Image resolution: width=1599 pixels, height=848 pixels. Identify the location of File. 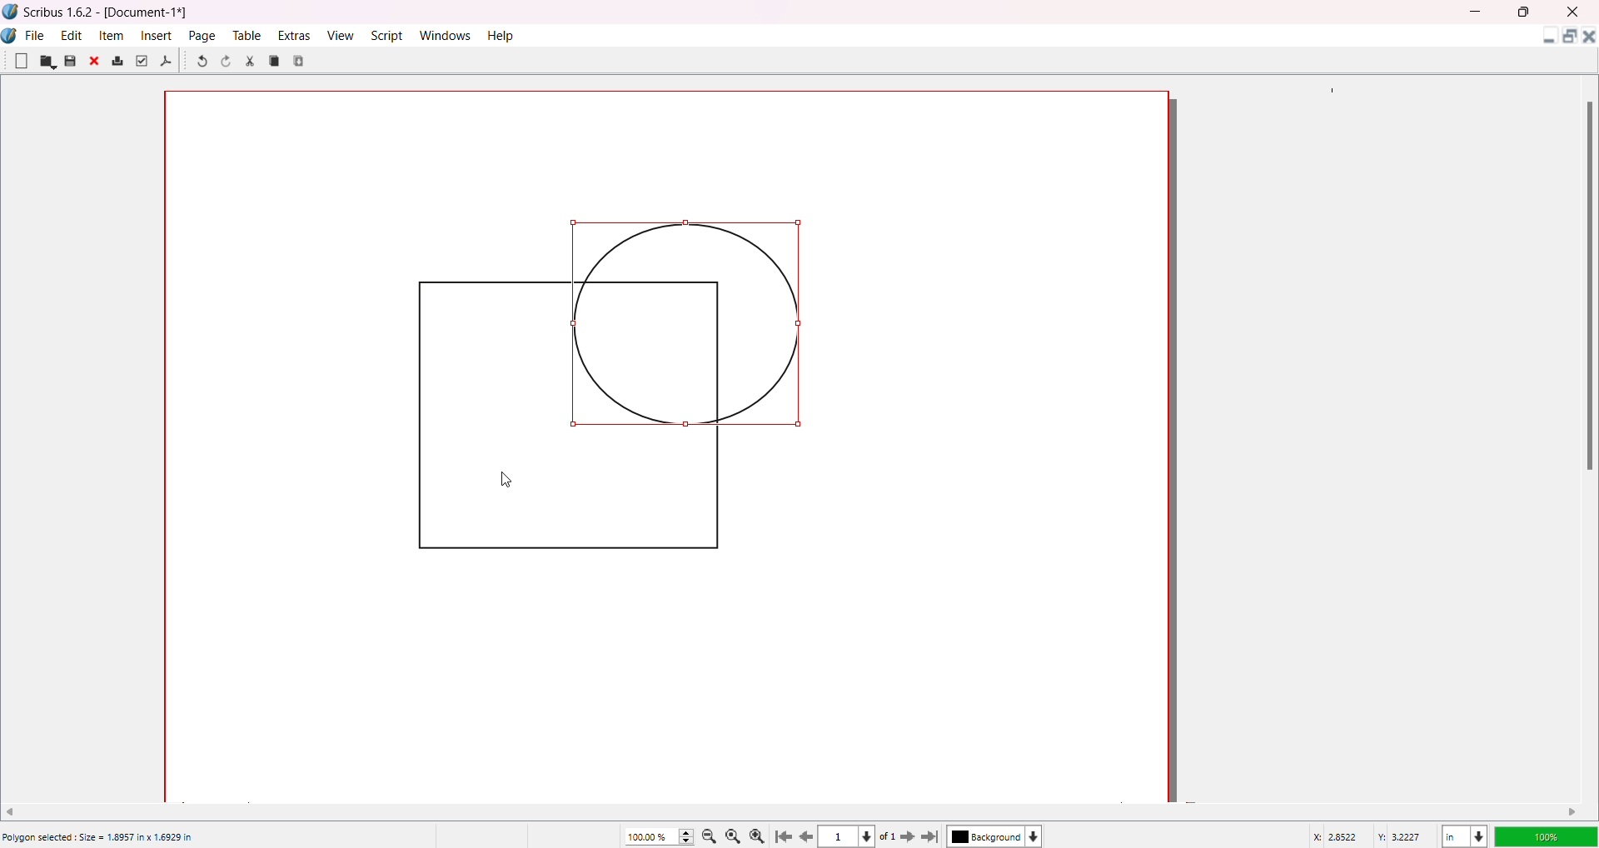
(36, 33).